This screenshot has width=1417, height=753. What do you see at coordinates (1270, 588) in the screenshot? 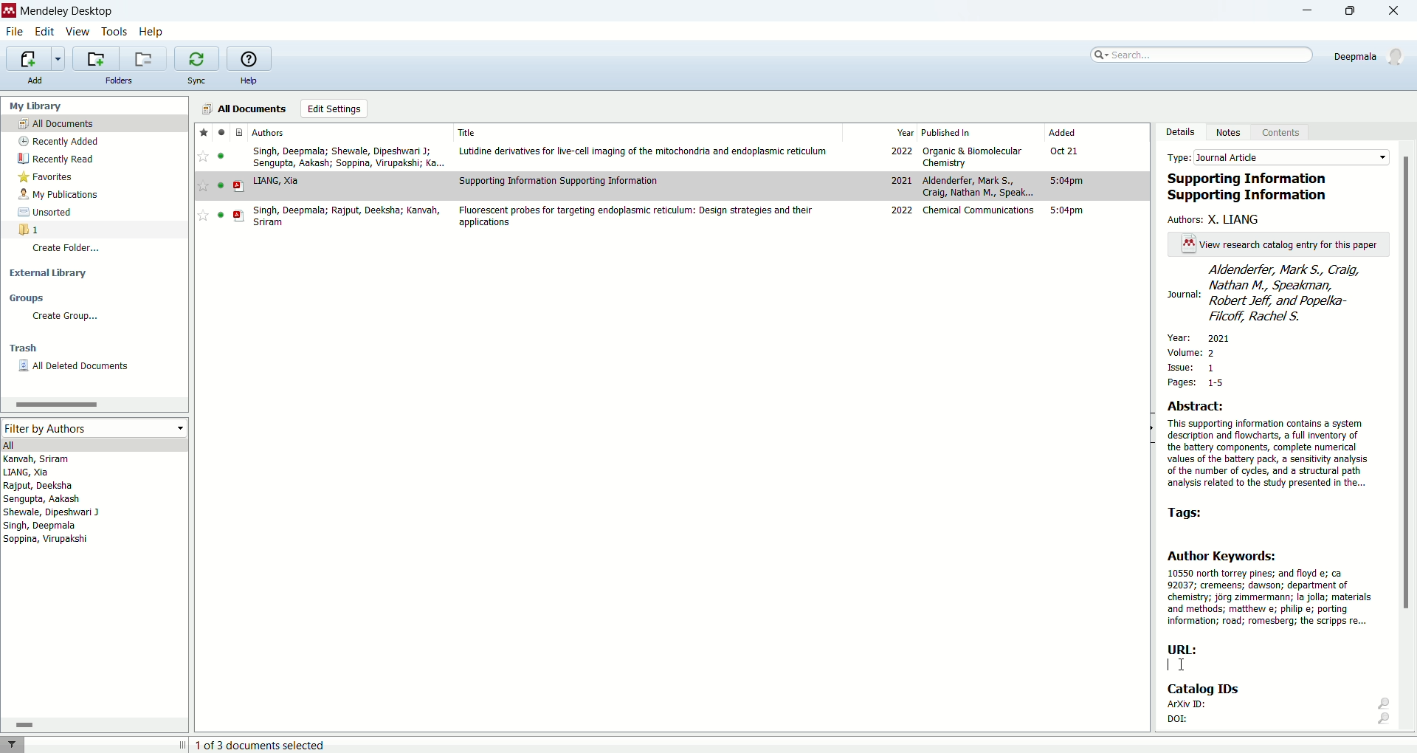
I see `Author Keywords:10550 north torrey pines; and floyd e; ca92037; cremeens; dawson; department of chemistry; jorg Zimmermann; la jolla; materials and methods; matthew e; philip e; porting information; road; romesberg; the scripps re...` at bounding box center [1270, 588].